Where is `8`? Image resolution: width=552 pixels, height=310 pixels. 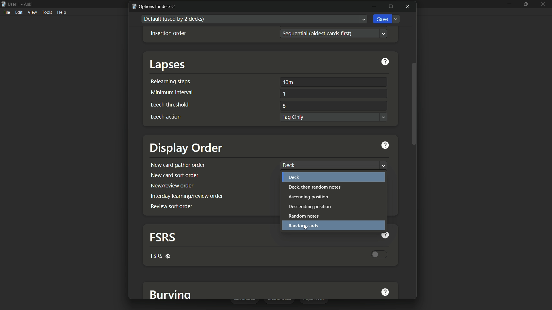
8 is located at coordinates (283, 105).